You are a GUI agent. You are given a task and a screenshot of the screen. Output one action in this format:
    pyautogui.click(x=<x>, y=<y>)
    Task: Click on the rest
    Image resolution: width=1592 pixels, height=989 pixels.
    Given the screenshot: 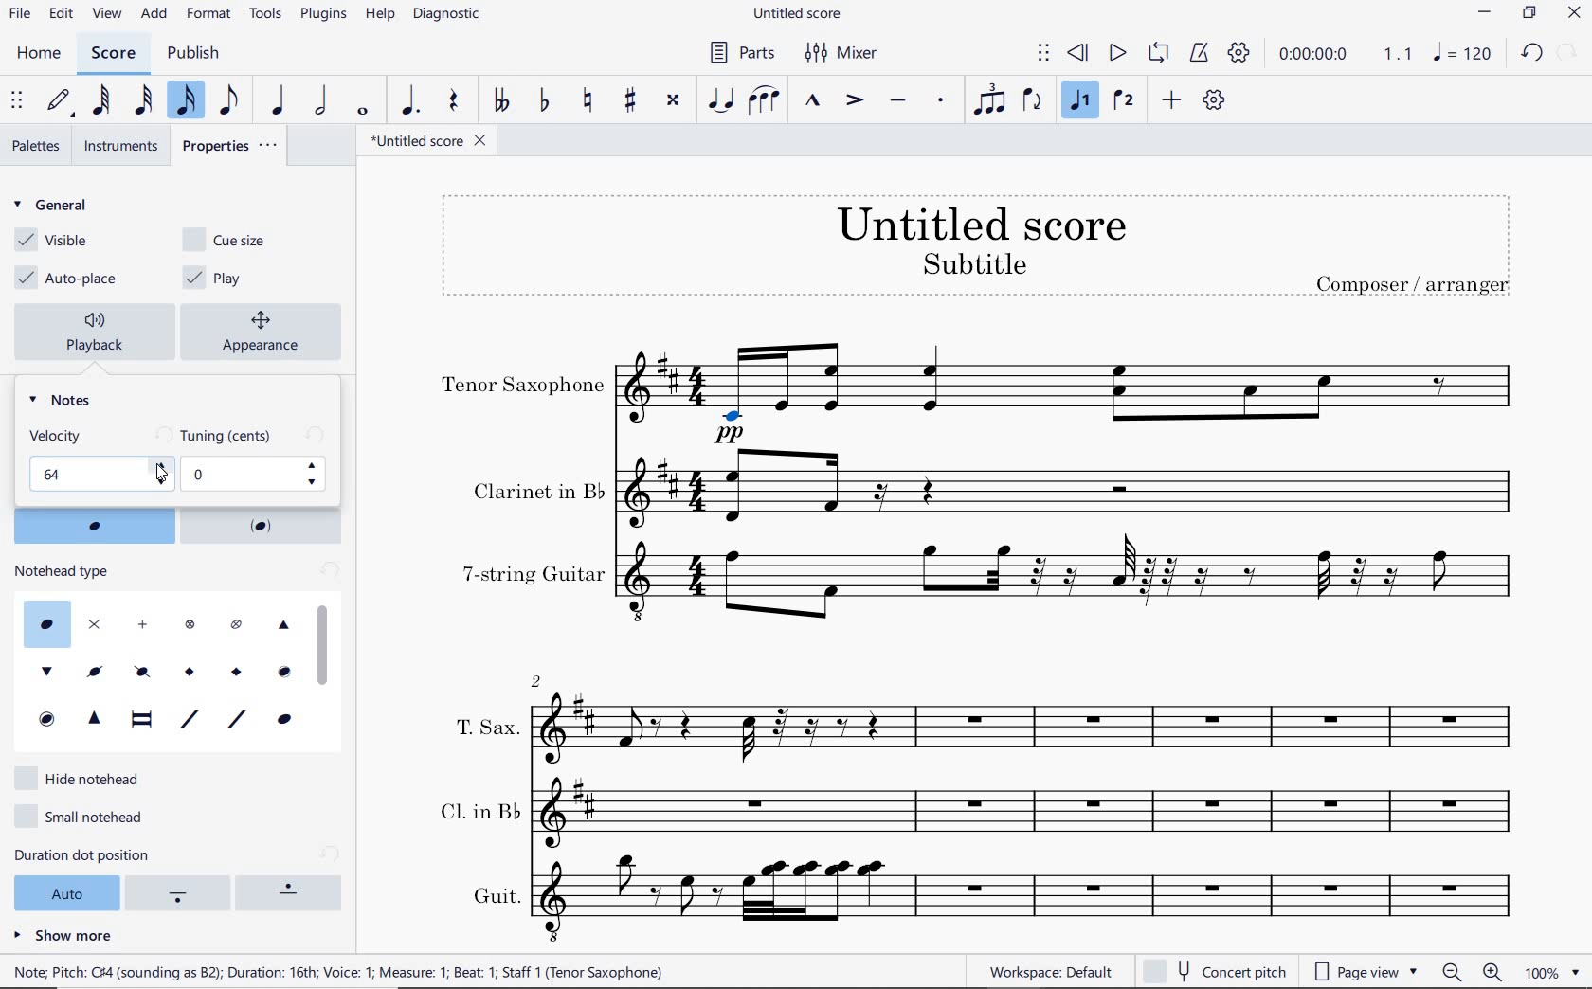 What is the action you would take?
    pyautogui.click(x=456, y=101)
    